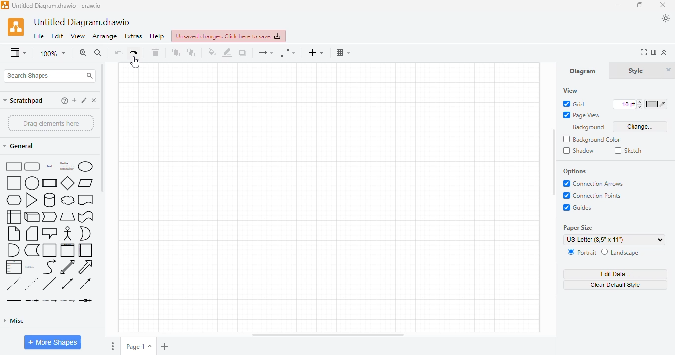 The image size is (675, 355). What do you see at coordinates (593, 196) in the screenshot?
I see `connection points` at bounding box center [593, 196].